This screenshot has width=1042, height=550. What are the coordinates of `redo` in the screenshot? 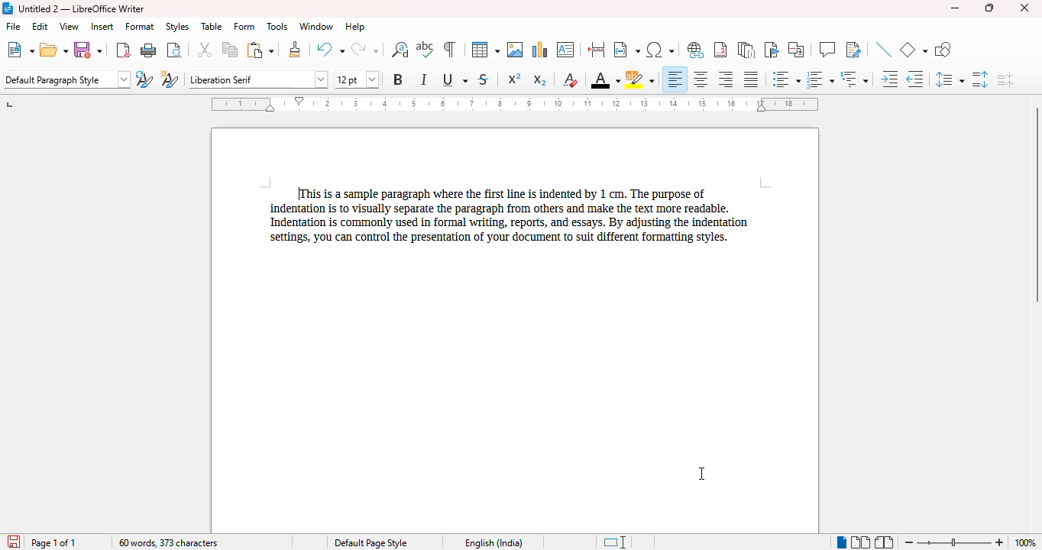 It's located at (364, 49).